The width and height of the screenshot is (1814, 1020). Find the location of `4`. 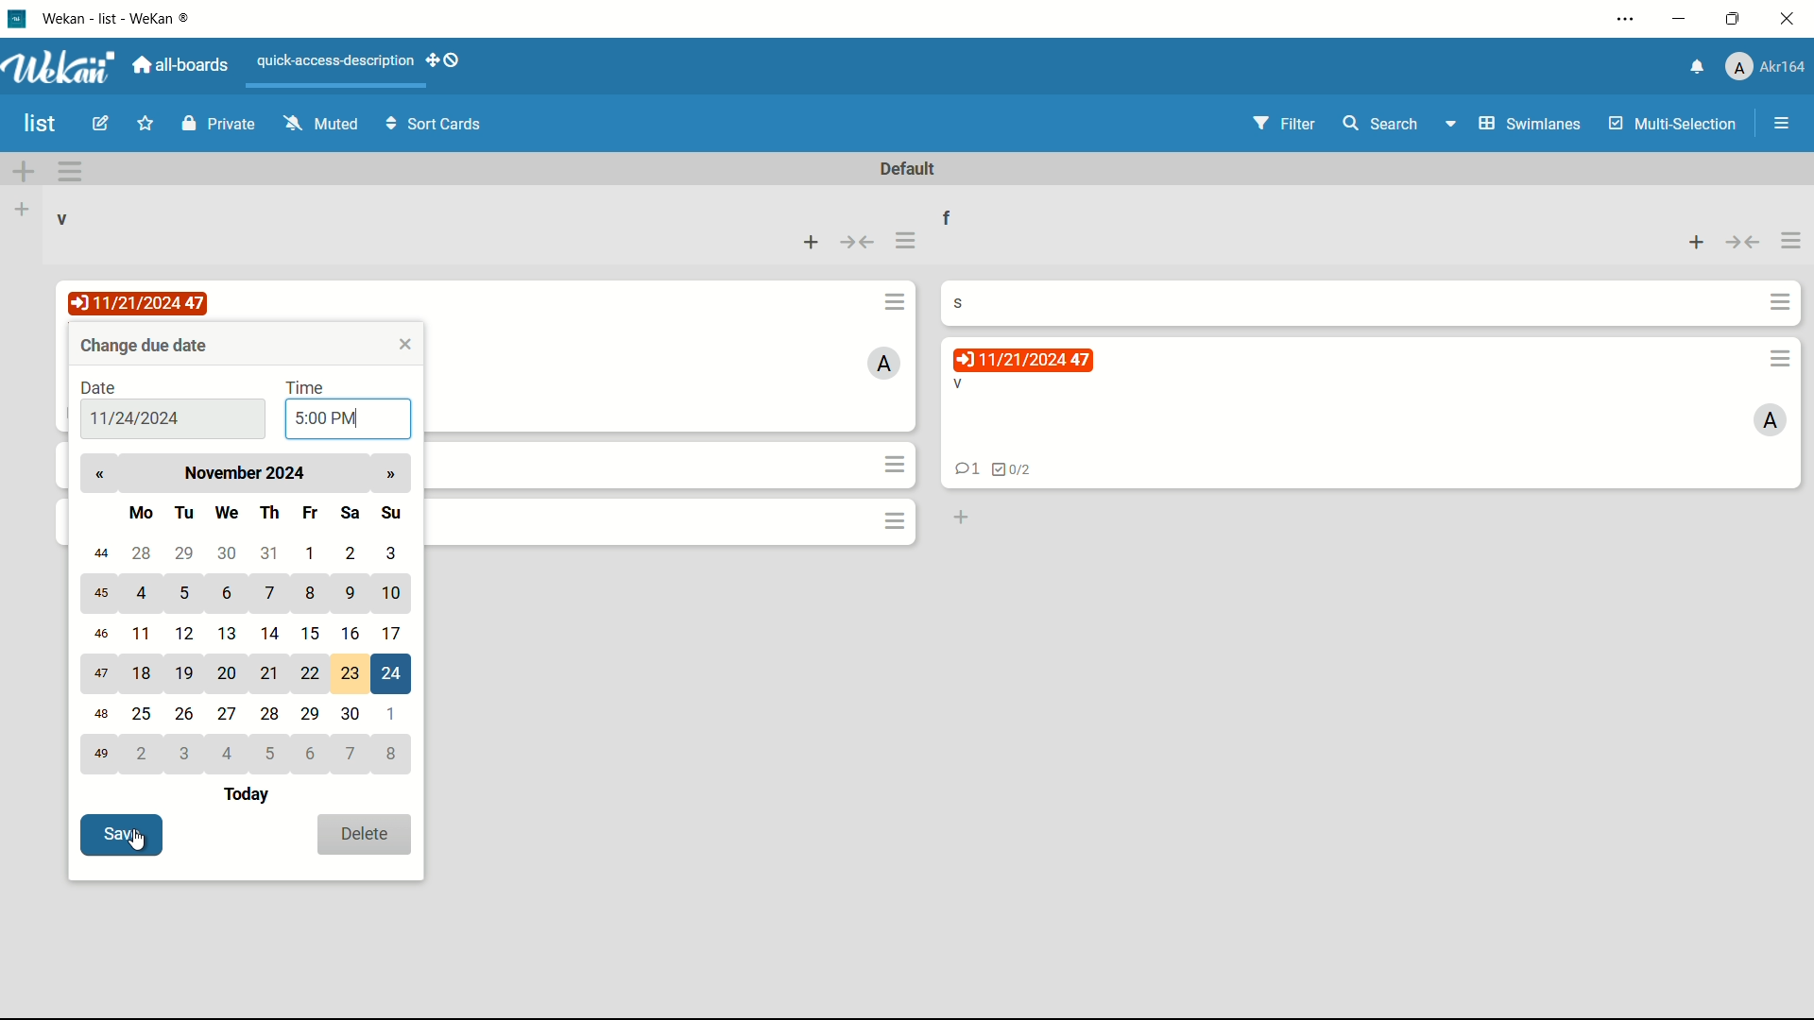

4 is located at coordinates (145, 591).